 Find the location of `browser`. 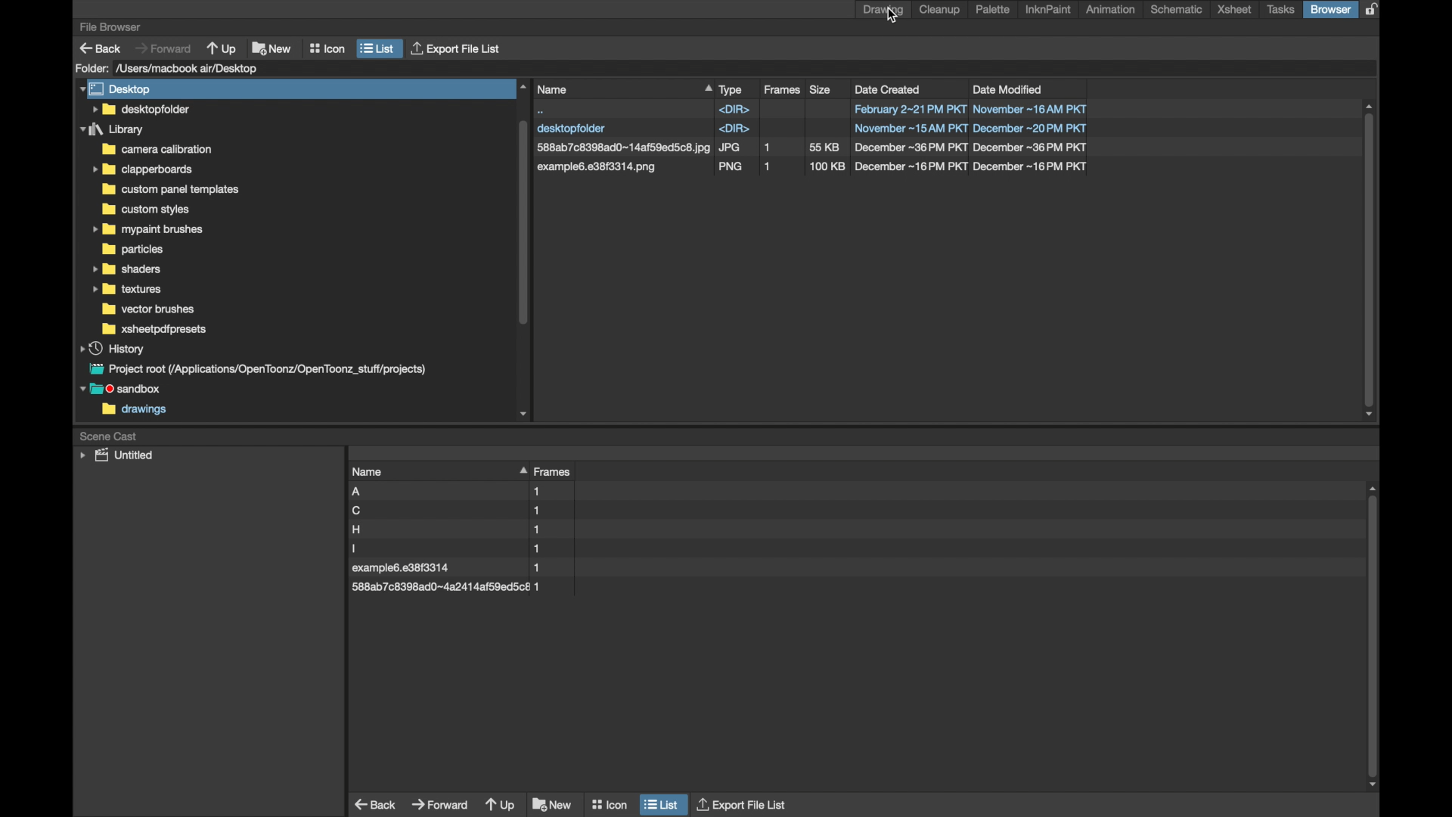

browser is located at coordinates (1330, 9).